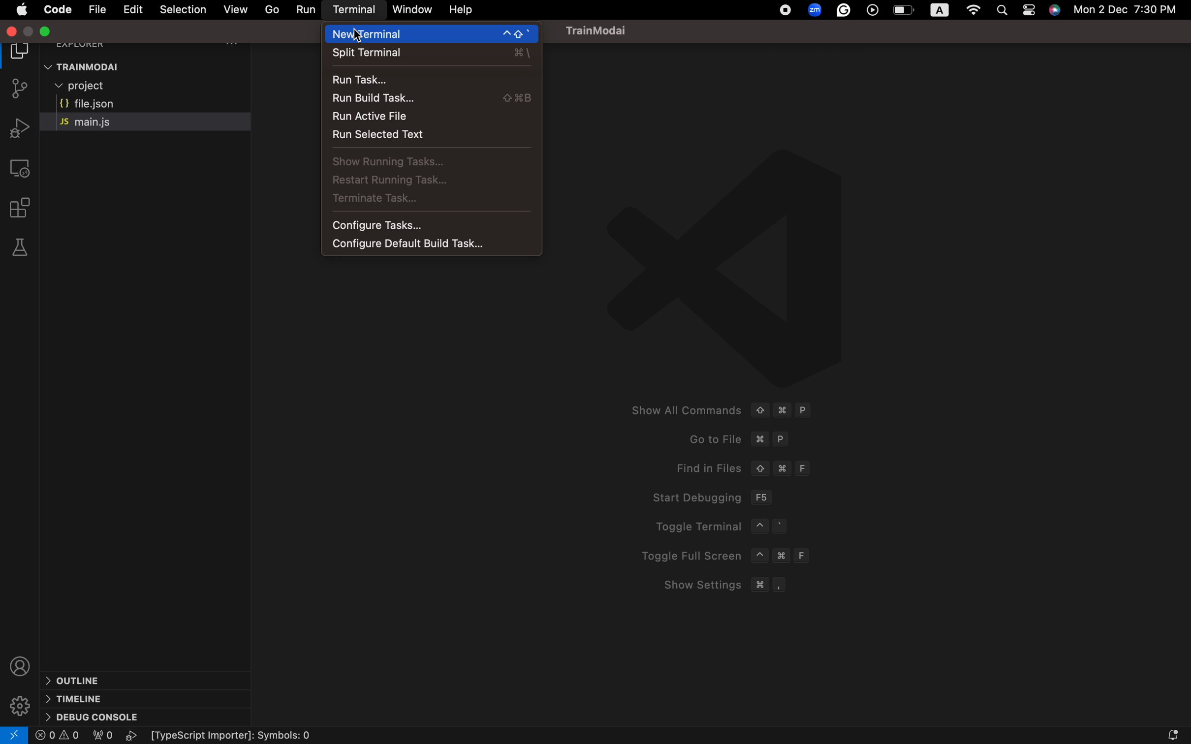 This screenshot has height=744, width=1191. I want to click on projects, so click(110, 87).